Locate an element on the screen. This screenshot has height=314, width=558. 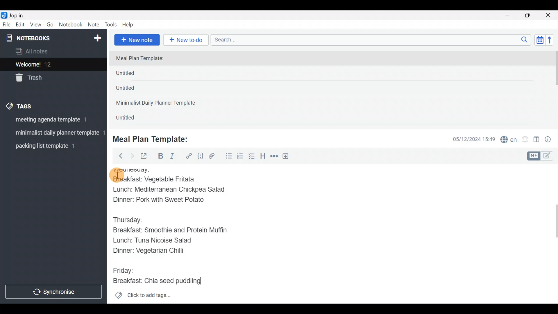
Trash is located at coordinates (50, 78).